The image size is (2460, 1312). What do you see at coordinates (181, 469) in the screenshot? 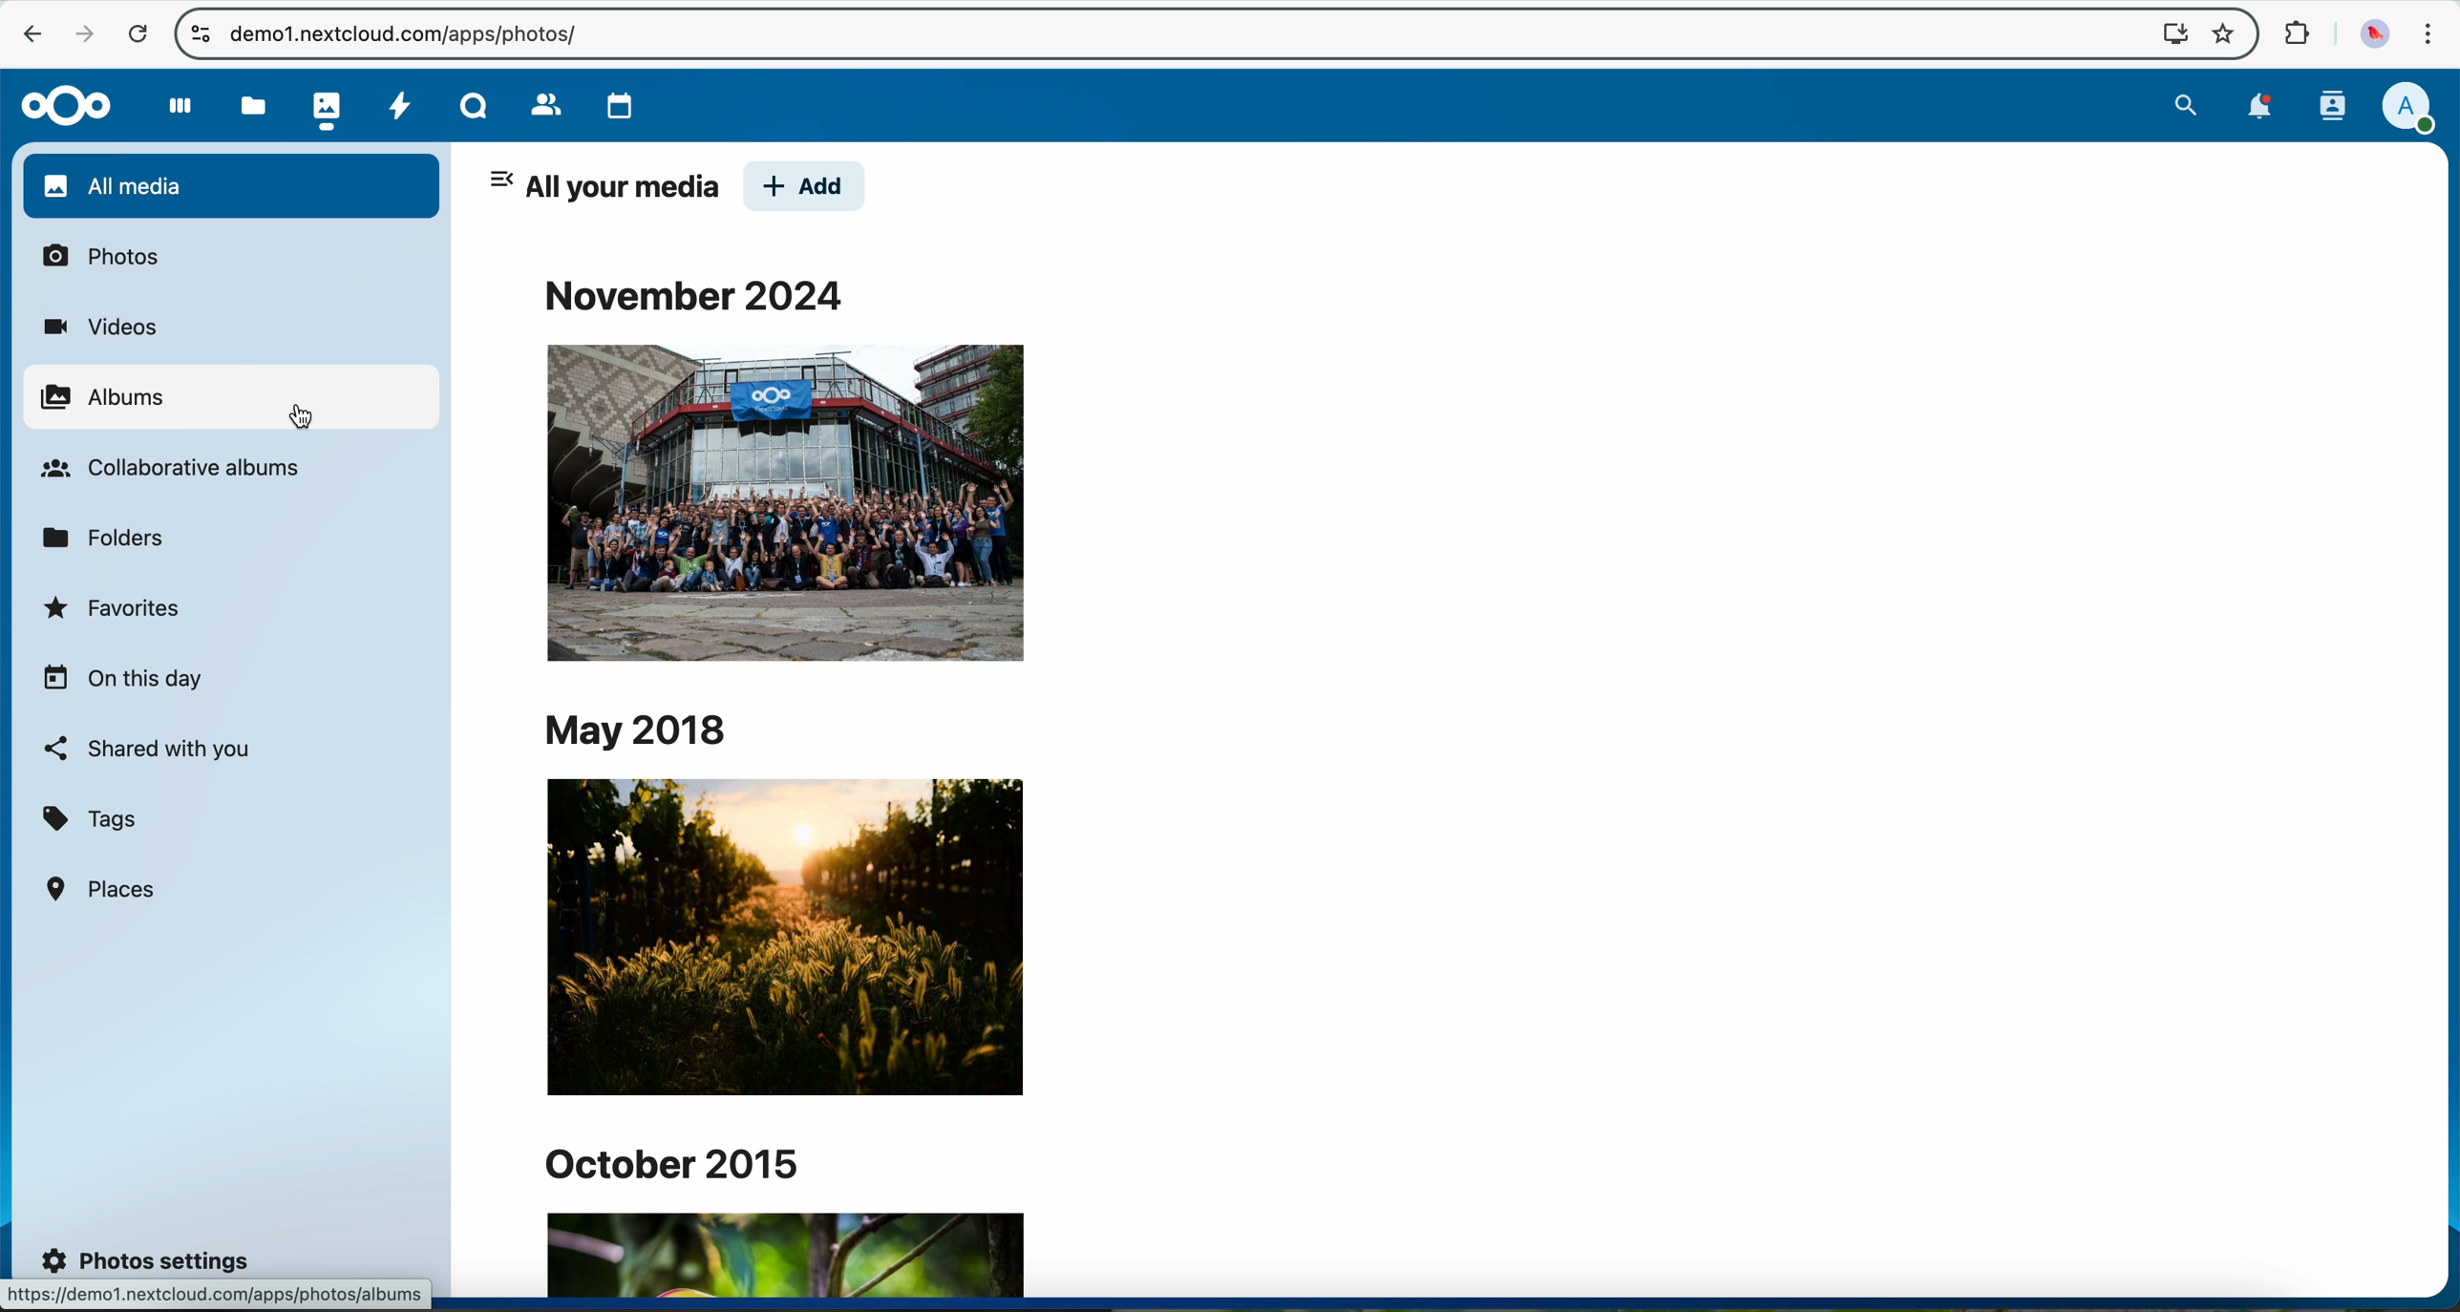
I see `collaborative albums` at bounding box center [181, 469].